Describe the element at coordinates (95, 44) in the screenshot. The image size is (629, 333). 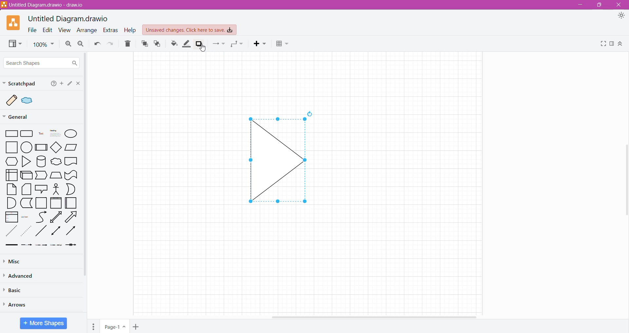
I see `Undo` at that location.